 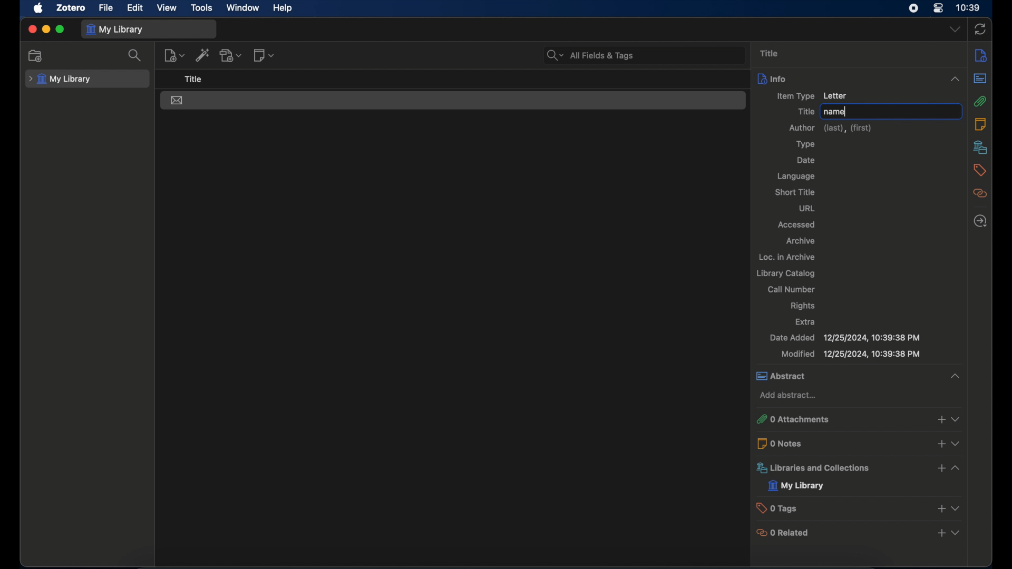 I want to click on close, so click(x=32, y=29).